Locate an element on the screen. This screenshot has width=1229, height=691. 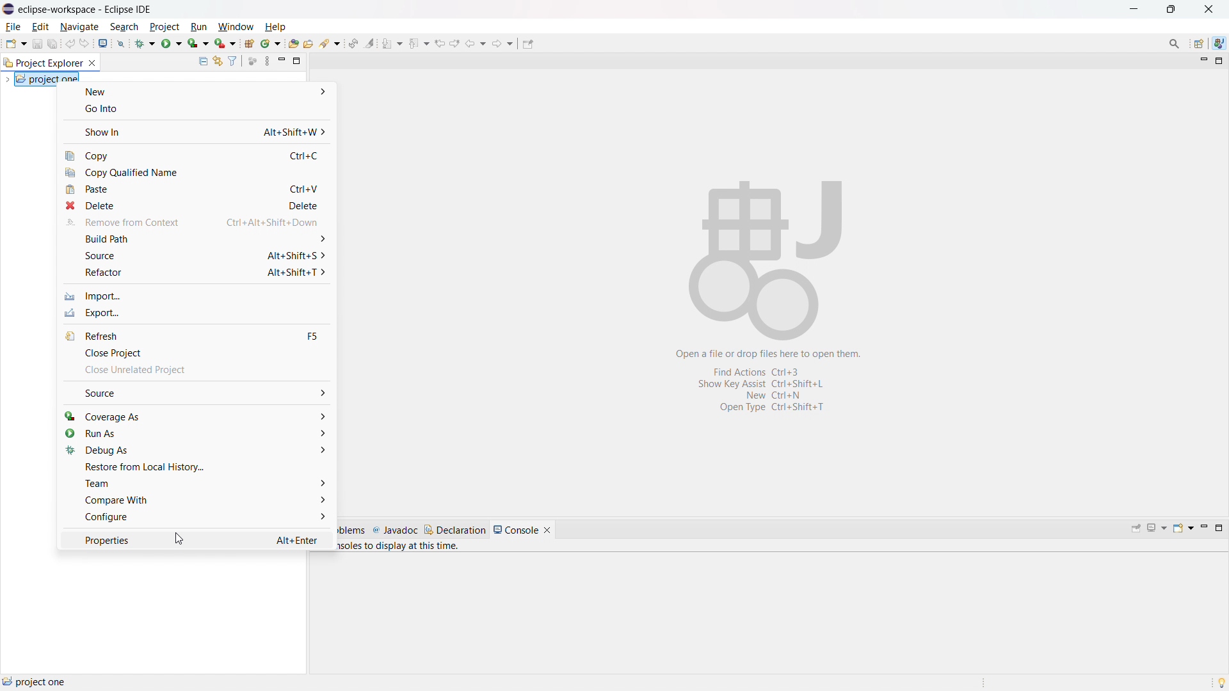
toggle ant editor auto reconcile is located at coordinates (353, 43).